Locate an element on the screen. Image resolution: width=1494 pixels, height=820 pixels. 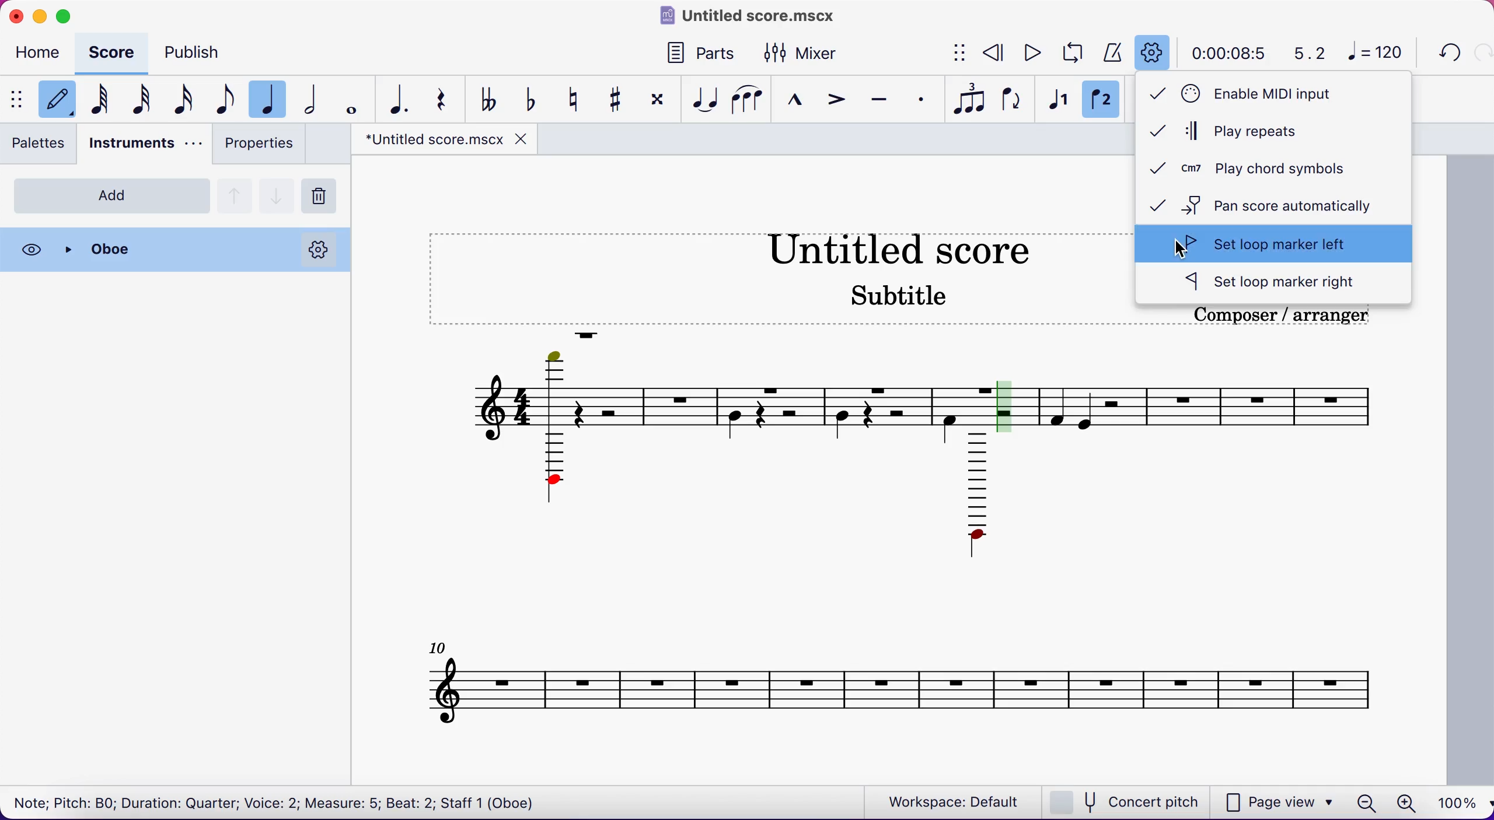
untitled score subtitle composer/arranger 10 is located at coordinates (912, 541).